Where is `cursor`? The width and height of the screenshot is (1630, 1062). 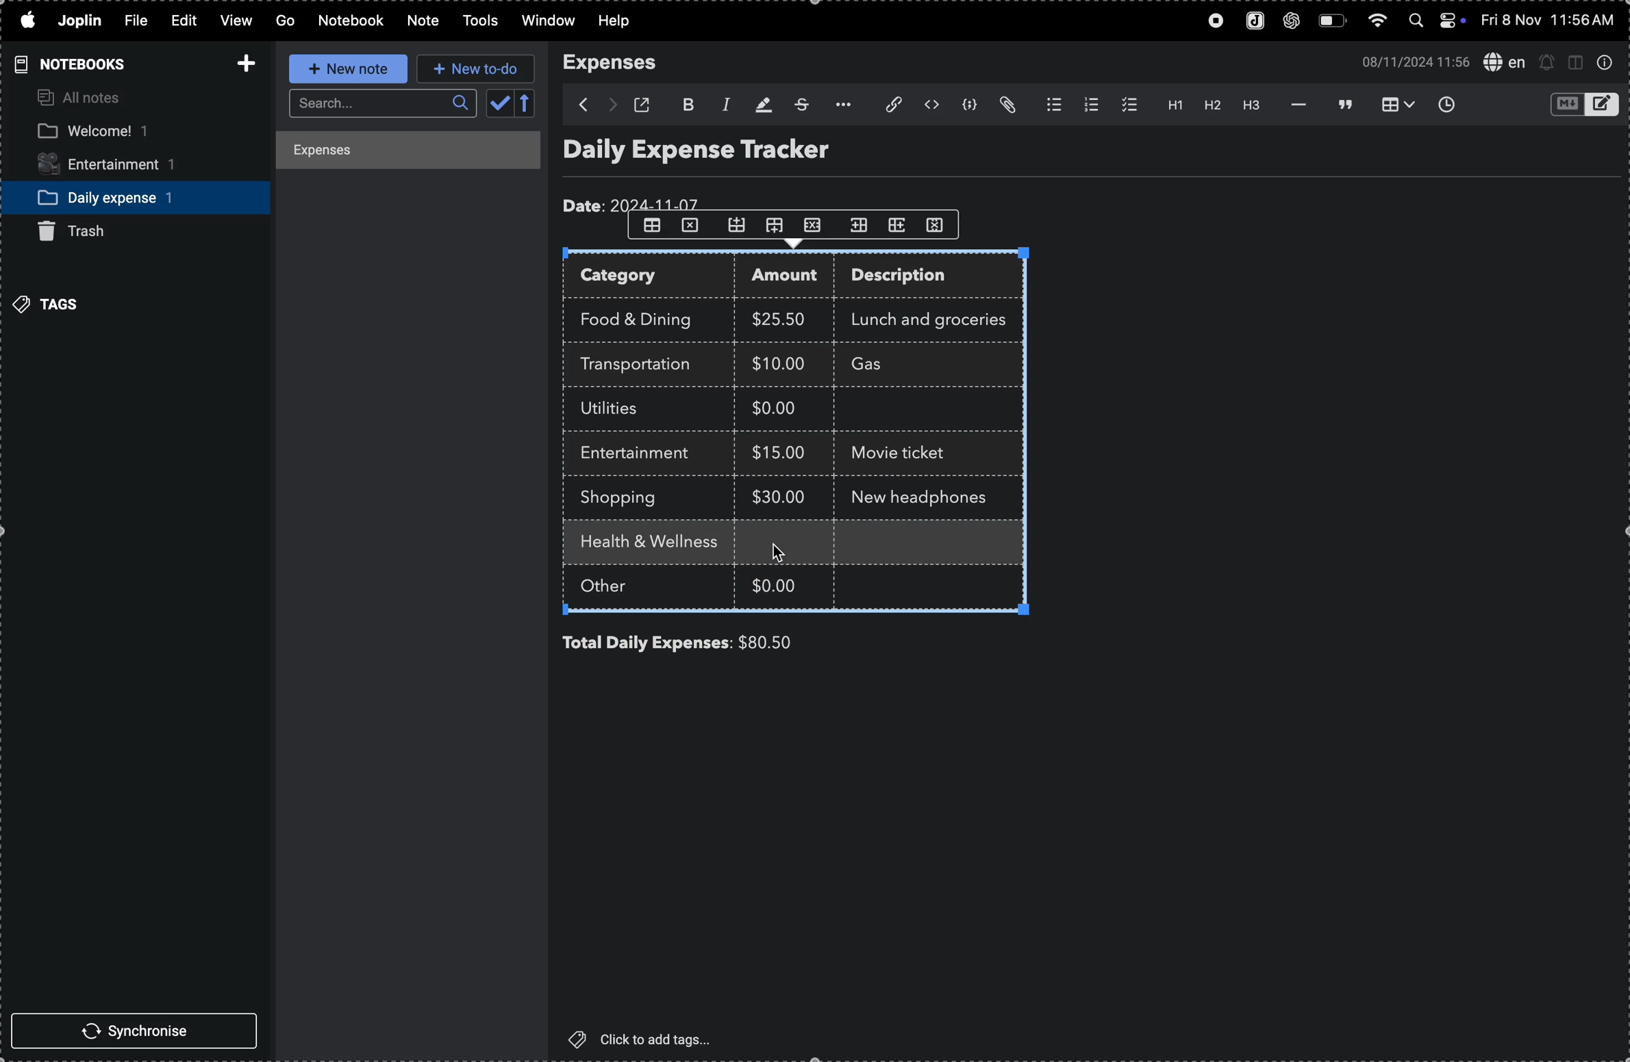 cursor is located at coordinates (780, 551).